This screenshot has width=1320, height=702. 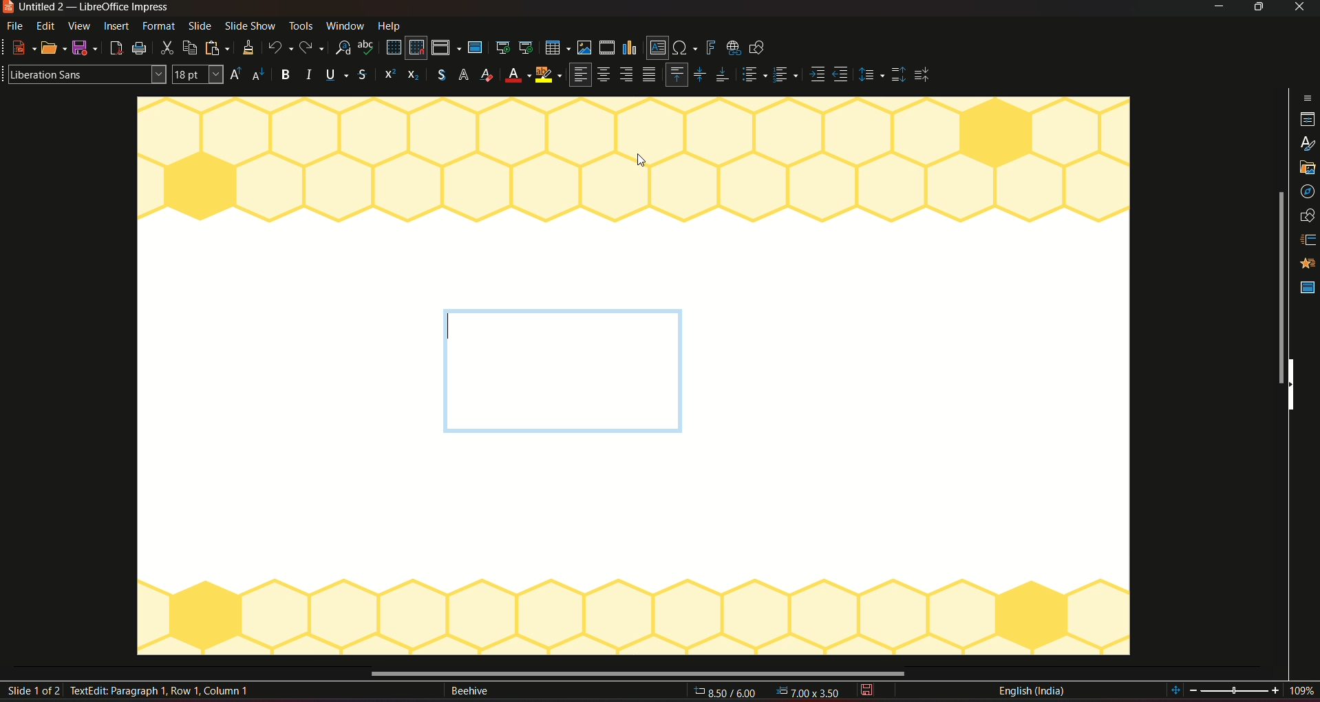 What do you see at coordinates (629, 75) in the screenshot?
I see `Align right` at bounding box center [629, 75].